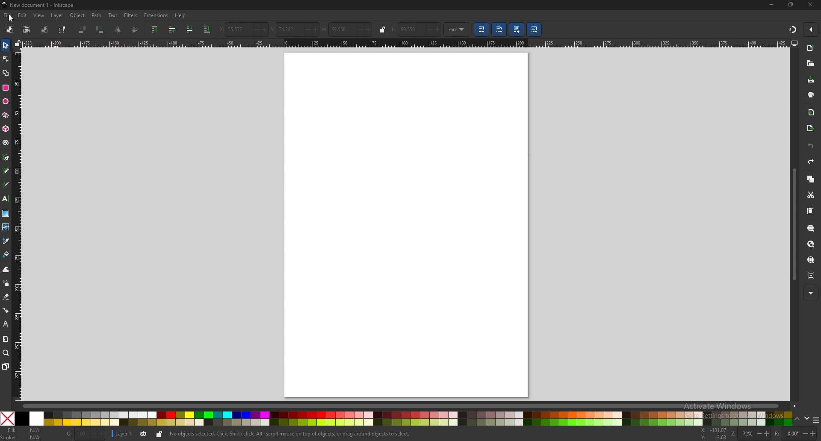  What do you see at coordinates (10, 18) in the screenshot?
I see `Cursor` at bounding box center [10, 18].